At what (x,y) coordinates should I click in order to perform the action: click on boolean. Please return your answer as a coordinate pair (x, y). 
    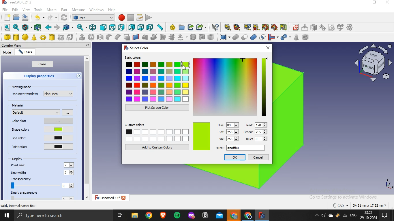
    Looking at the image, I should click on (235, 37).